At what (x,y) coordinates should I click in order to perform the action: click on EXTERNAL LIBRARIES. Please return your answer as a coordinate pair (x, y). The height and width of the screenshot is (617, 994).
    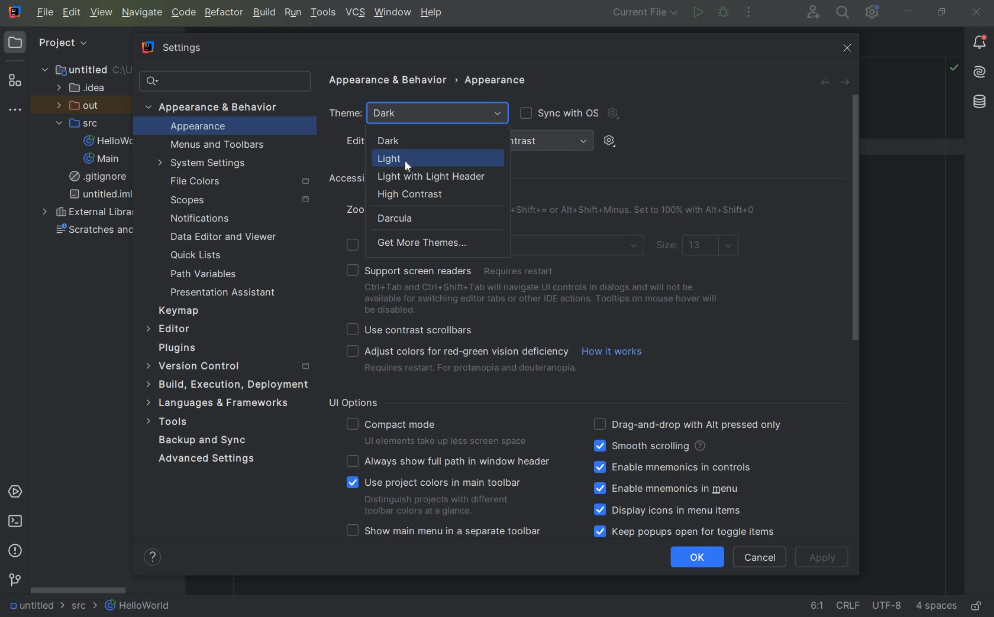
    Looking at the image, I should click on (88, 212).